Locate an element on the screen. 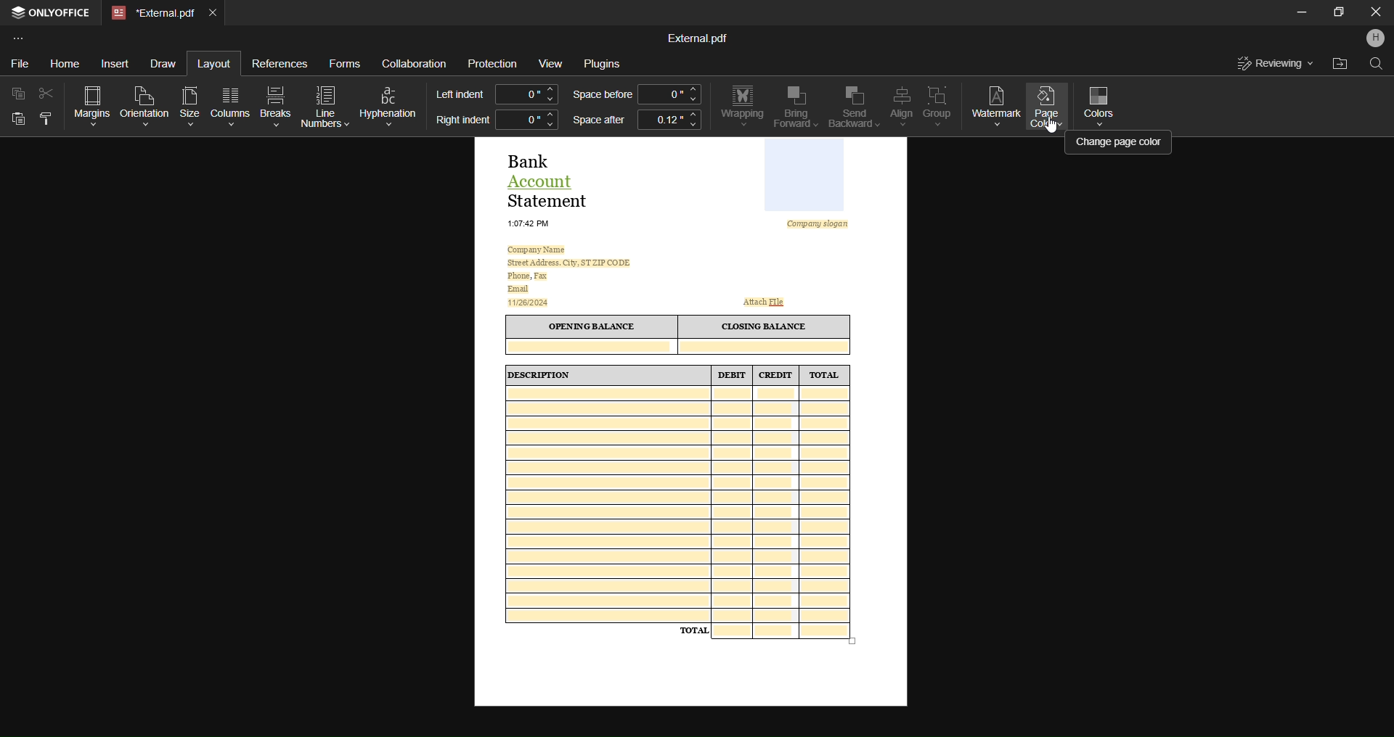 This screenshot has height=737, width=1394. Groups is located at coordinates (938, 106).